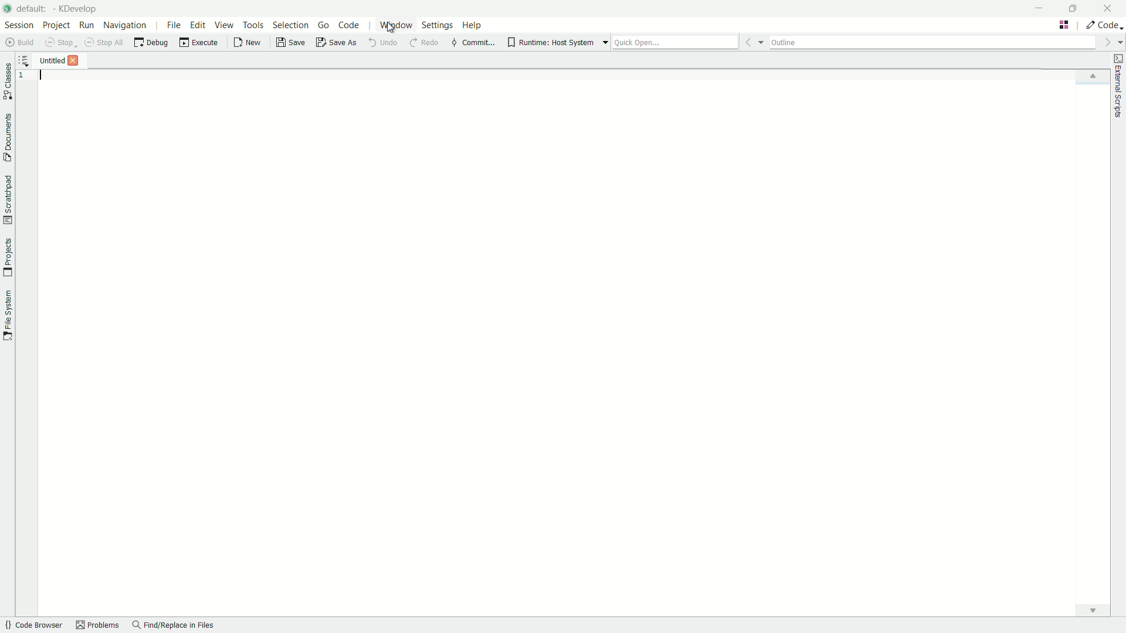 The image size is (1126, 633). Describe the element at coordinates (40, 79) in the screenshot. I see `typing cursor` at that location.